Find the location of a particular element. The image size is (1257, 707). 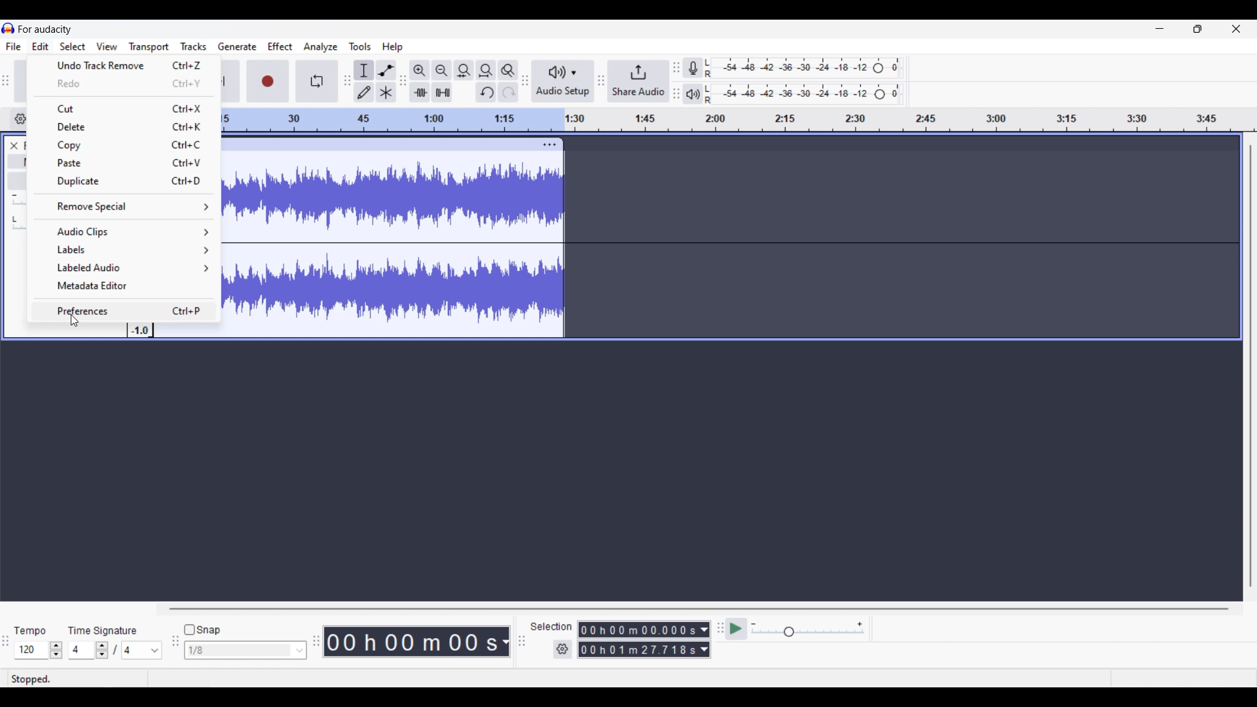

Vertical slide bar is located at coordinates (1250, 367).